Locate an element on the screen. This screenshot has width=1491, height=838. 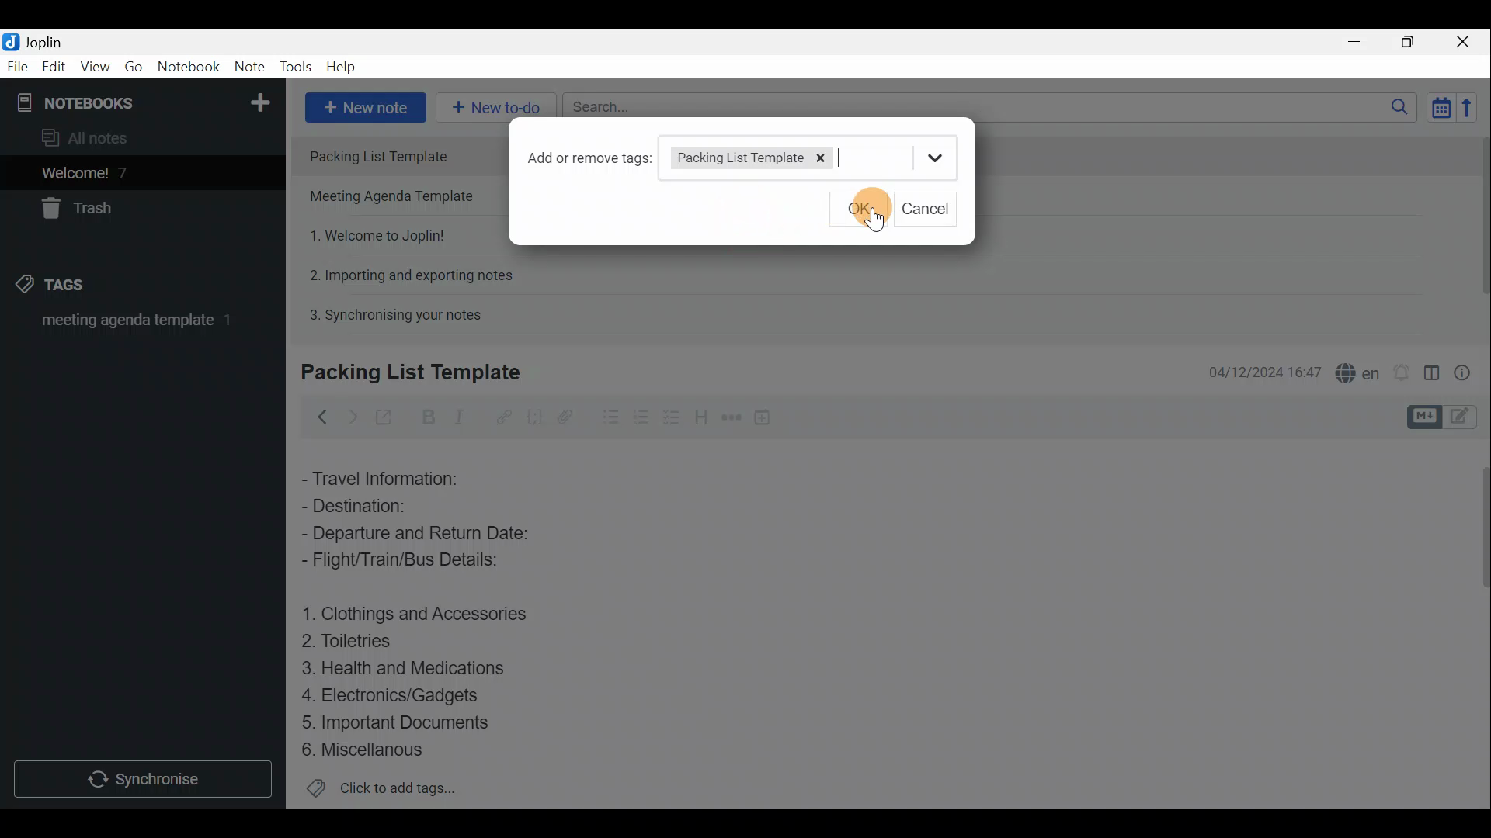
Notebook is located at coordinates (188, 69).